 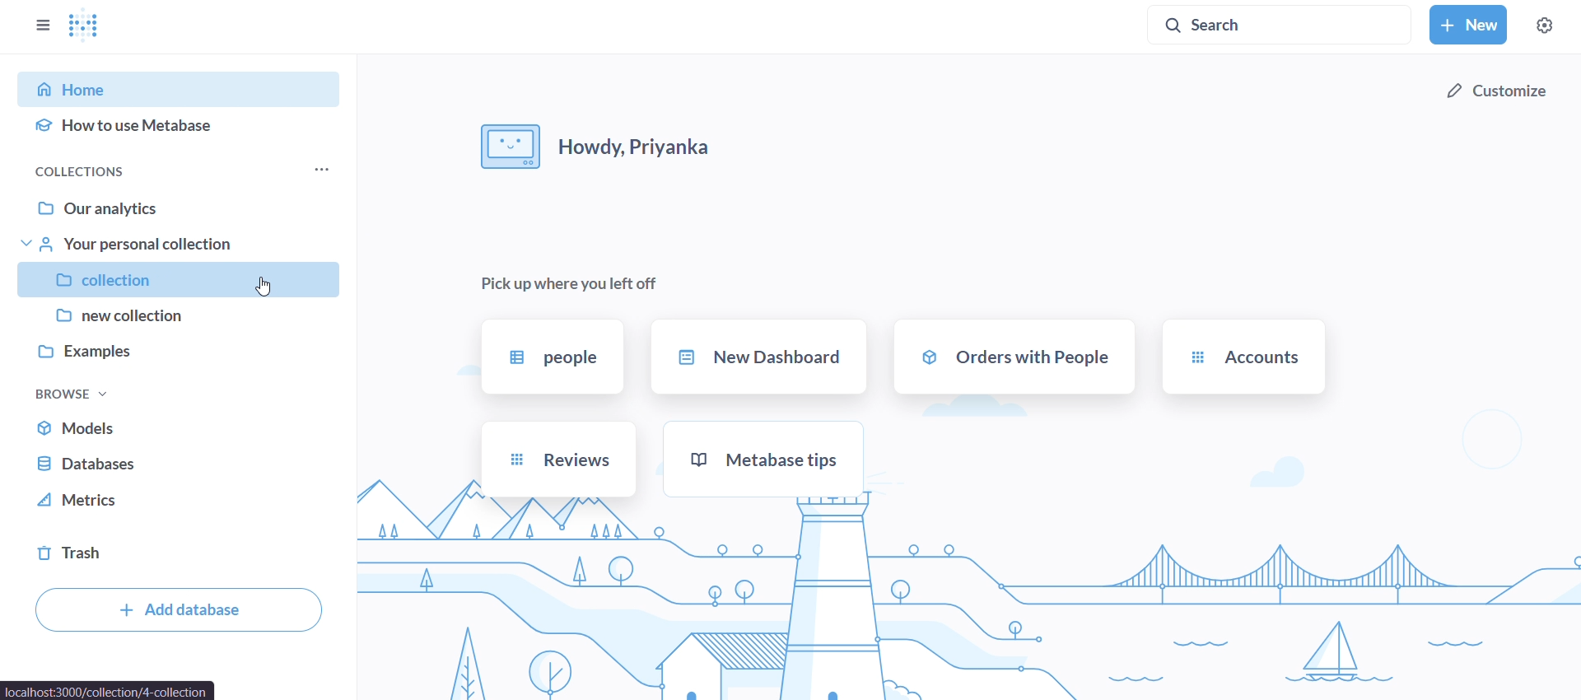 What do you see at coordinates (180, 279) in the screenshot?
I see `collection` at bounding box center [180, 279].